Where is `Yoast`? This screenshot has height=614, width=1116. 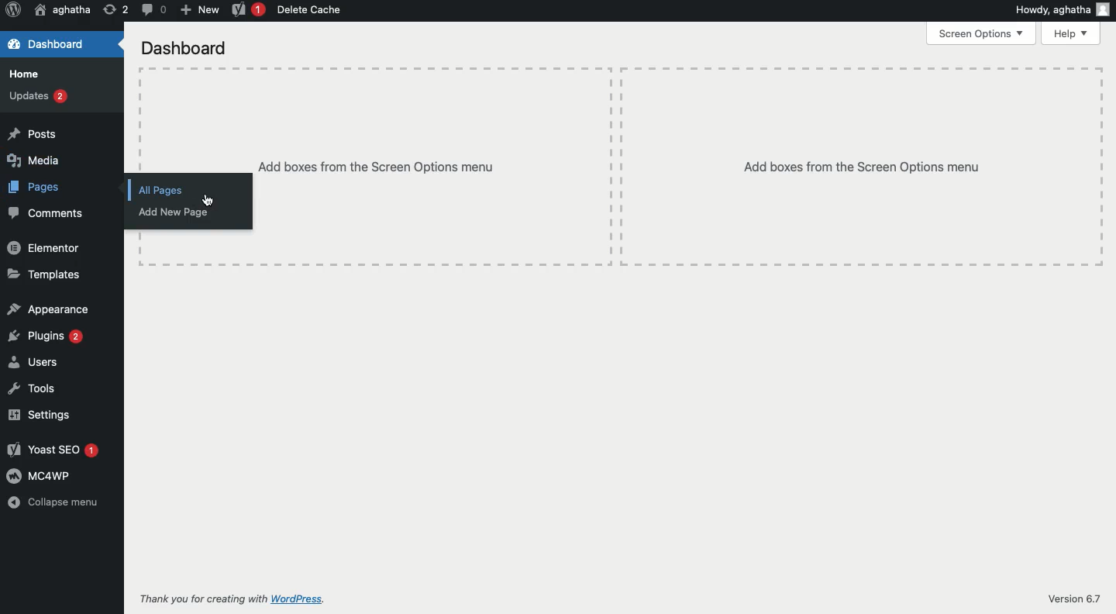 Yoast is located at coordinates (246, 10).